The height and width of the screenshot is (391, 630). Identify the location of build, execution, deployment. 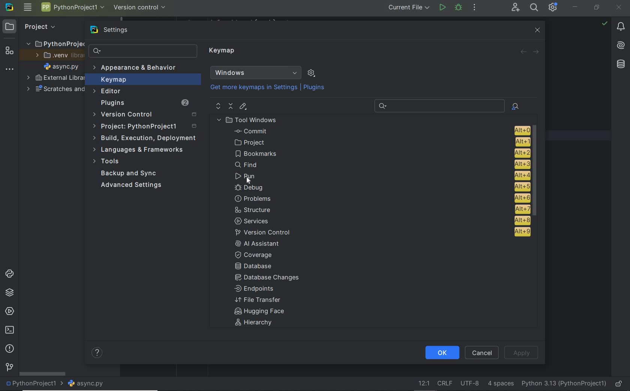
(144, 138).